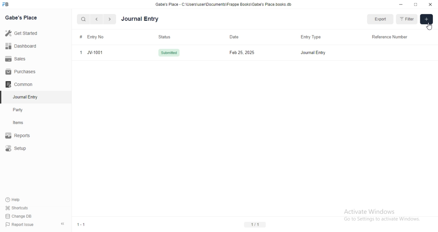 The height and width of the screenshot is (232, 438). What do you see at coordinates (140, 19) in the screenshot?
I see `Journal Entry` at bounding box center [140, 19].